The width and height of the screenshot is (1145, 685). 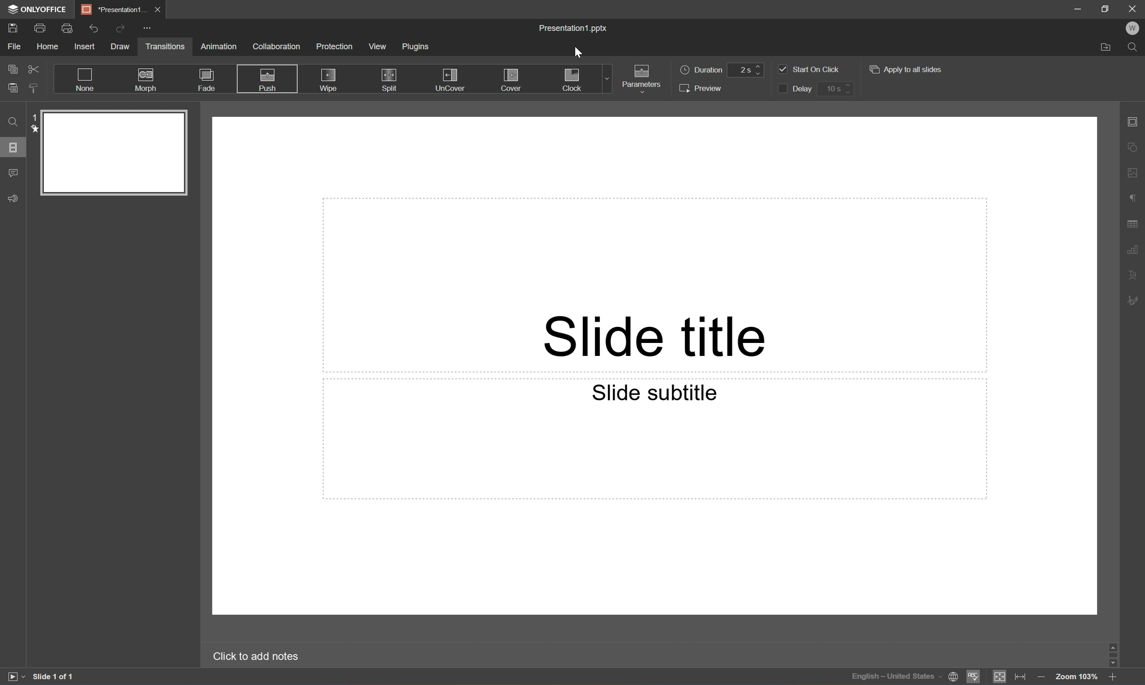 What do you see at coordinates (1001, 678) in the screenshot?
I see `Fit to slide` at bounding box center [1001, 678].